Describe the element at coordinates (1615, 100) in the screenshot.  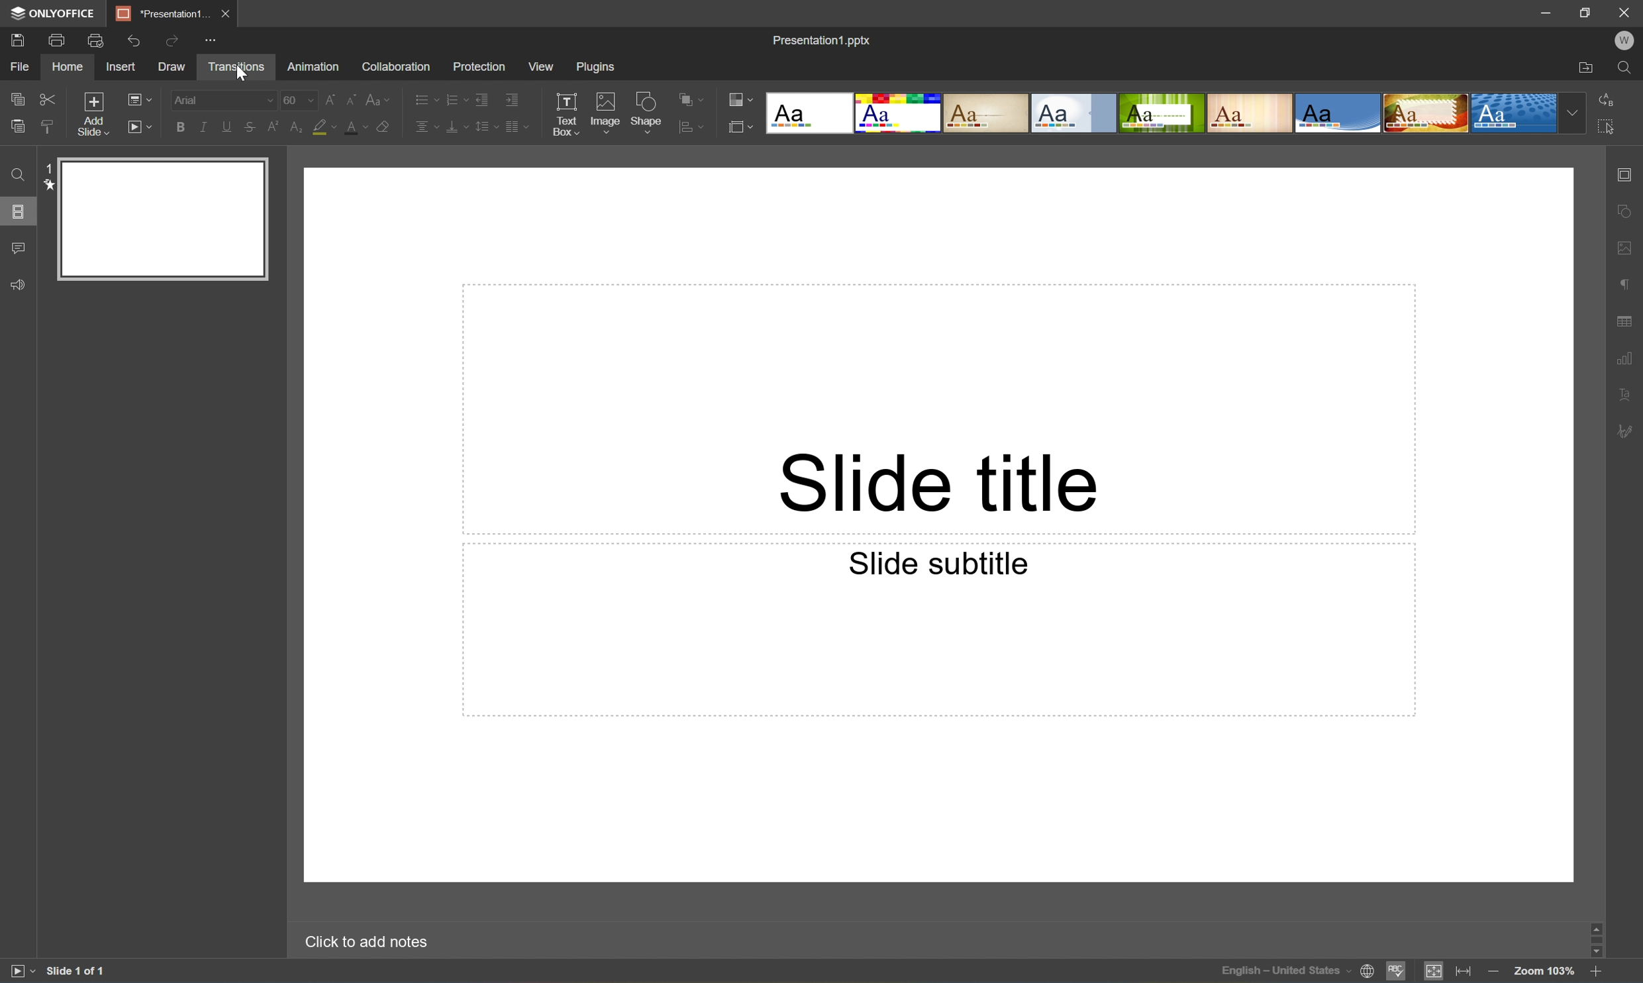
I see `Replace` at that location.